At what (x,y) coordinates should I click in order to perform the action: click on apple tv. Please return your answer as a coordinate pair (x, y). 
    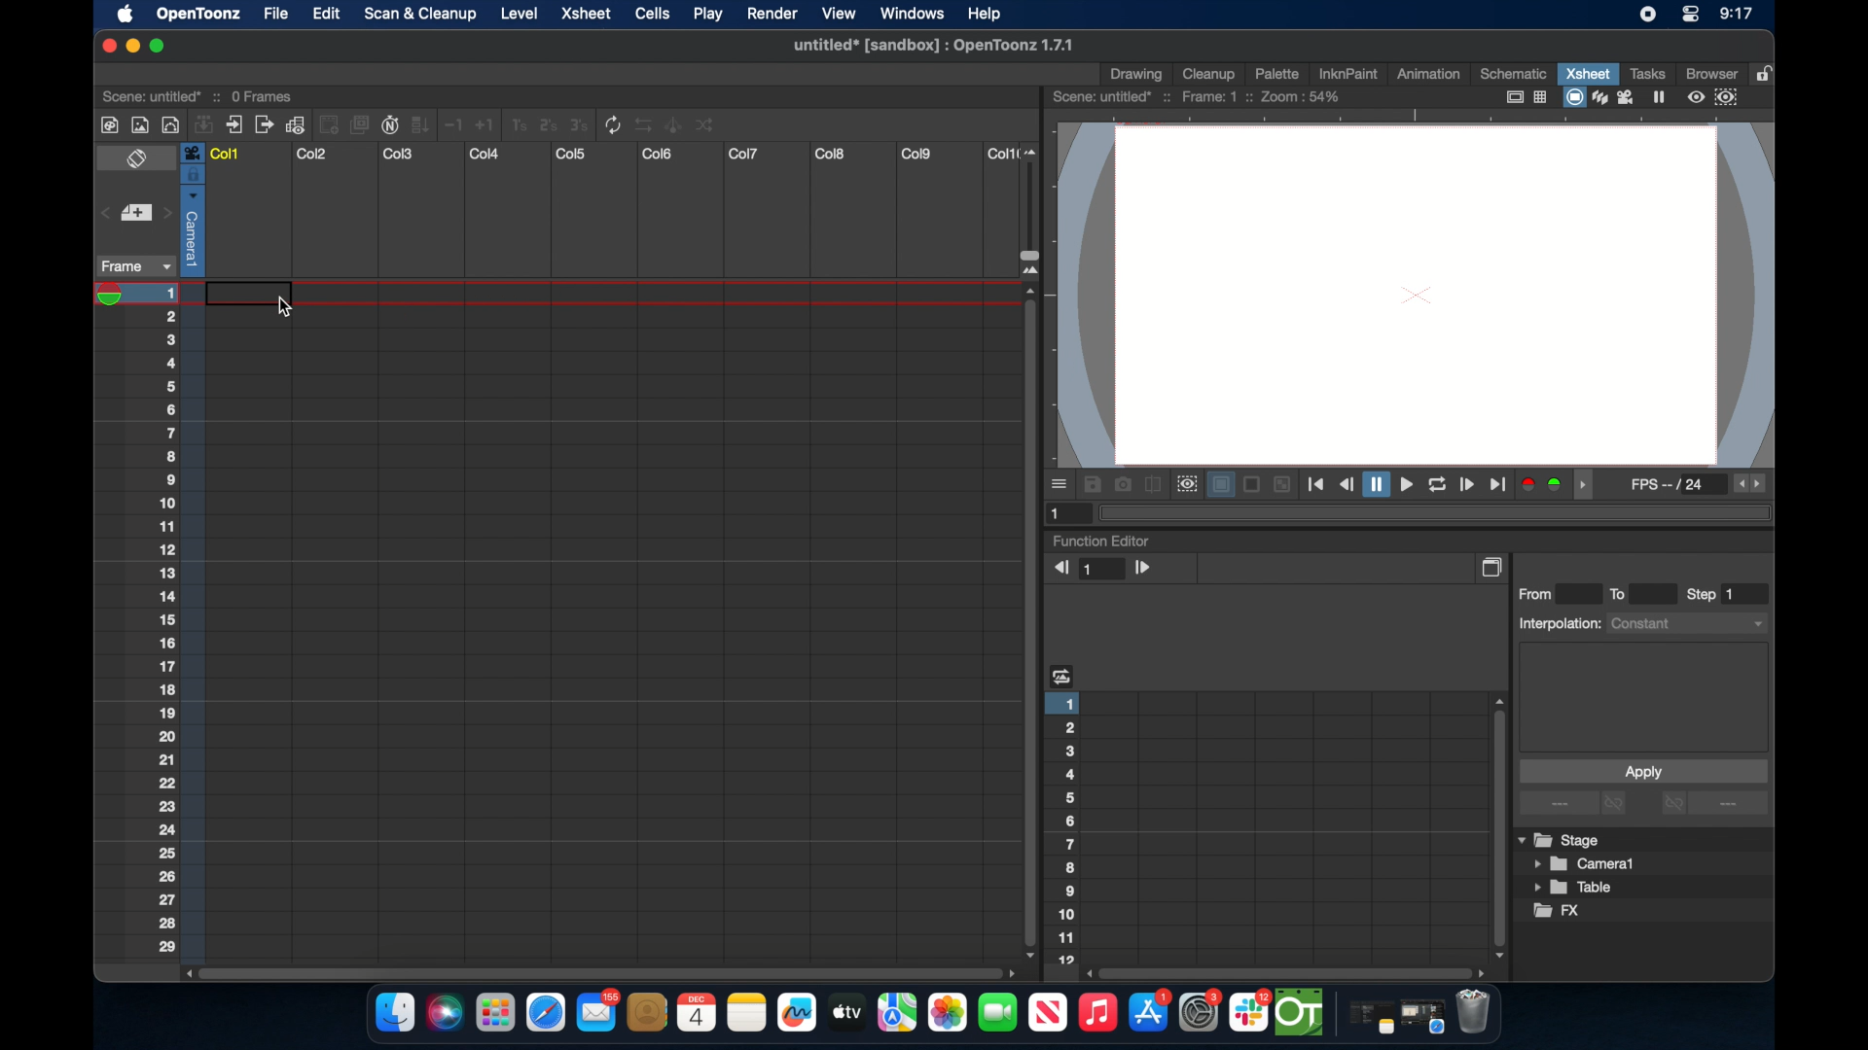
    Looking at the image, I should click on (1047, 1013).